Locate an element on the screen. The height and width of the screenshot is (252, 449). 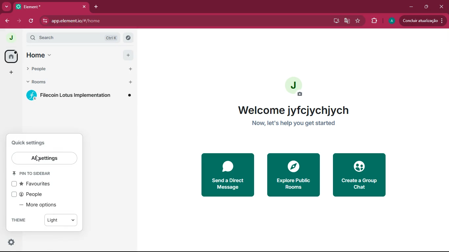
filecoin lotus implementation is located at coordinates (80, 97).